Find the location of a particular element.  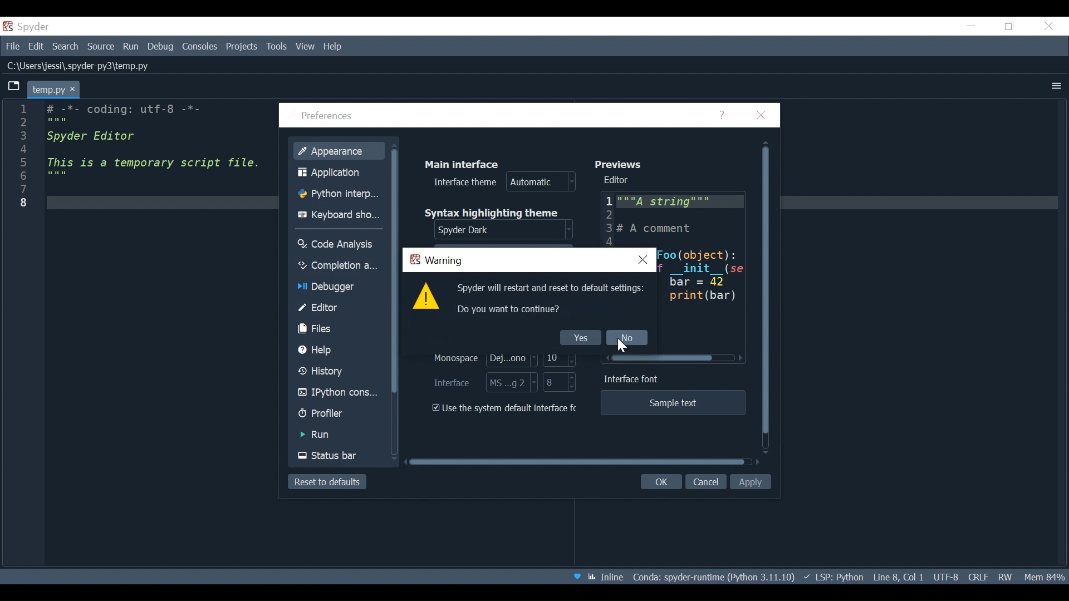

IPython Console is located at coordinates (339, 394).